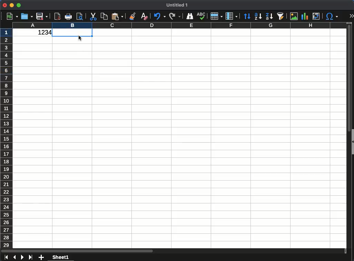 The width and height of the screenshot is (354, 261). What do you see at coordinates (317, 16) in the screenshot?
I see `pivot table` at bounding box center [317, 16].